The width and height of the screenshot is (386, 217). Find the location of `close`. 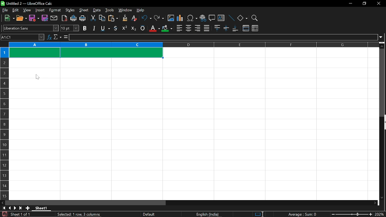

close is located at coordinates (379, 4).